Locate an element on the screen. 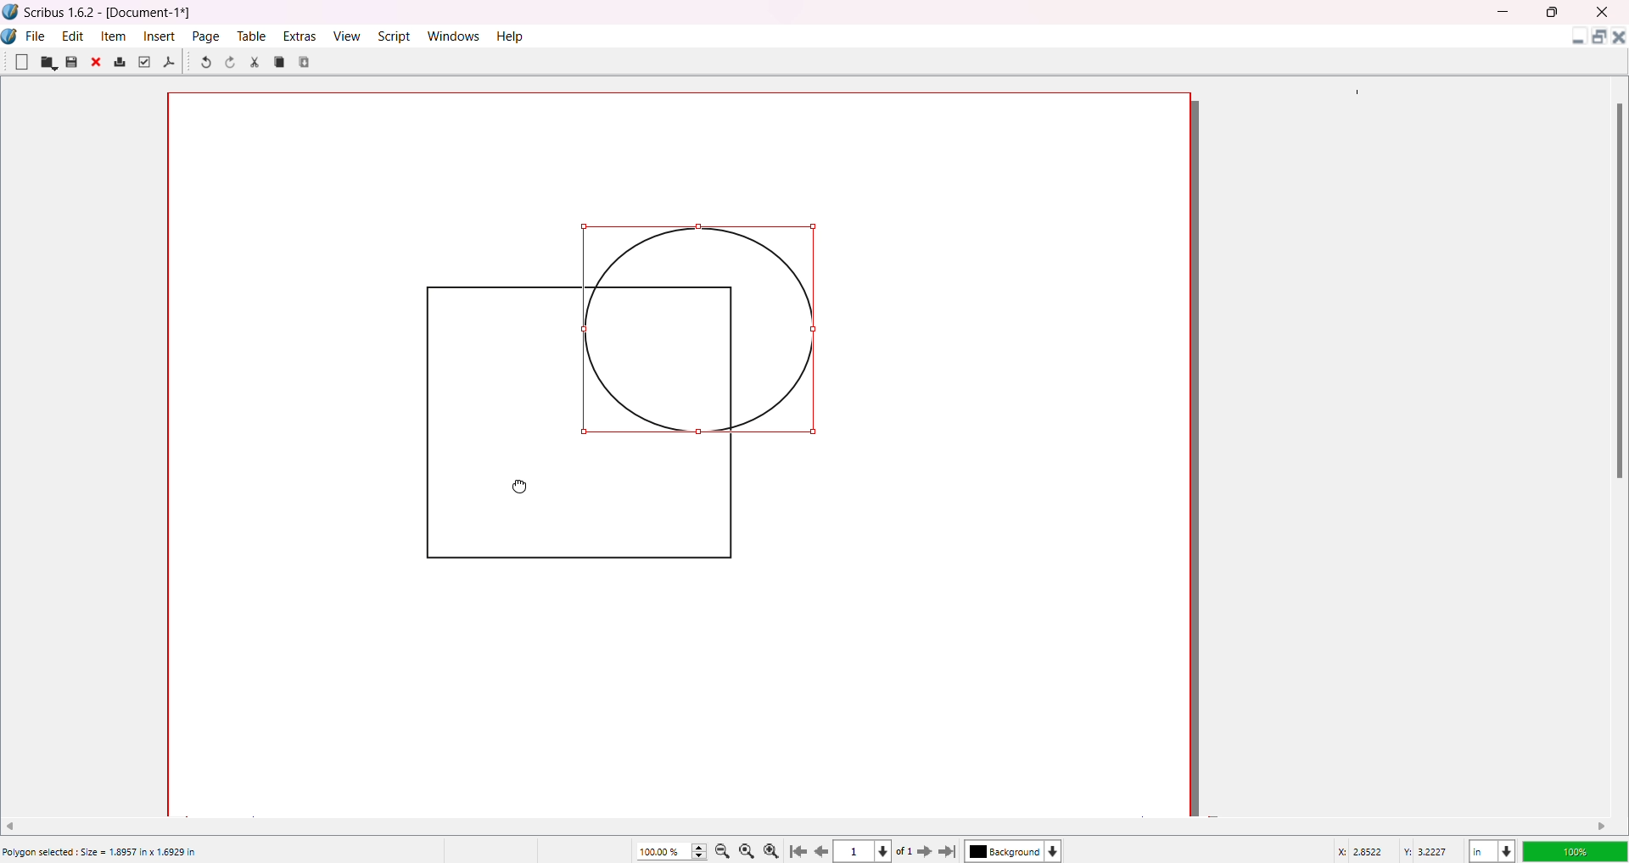 This screenshot has height=863, width=1629. Windows is located at coordinates (456, 36).